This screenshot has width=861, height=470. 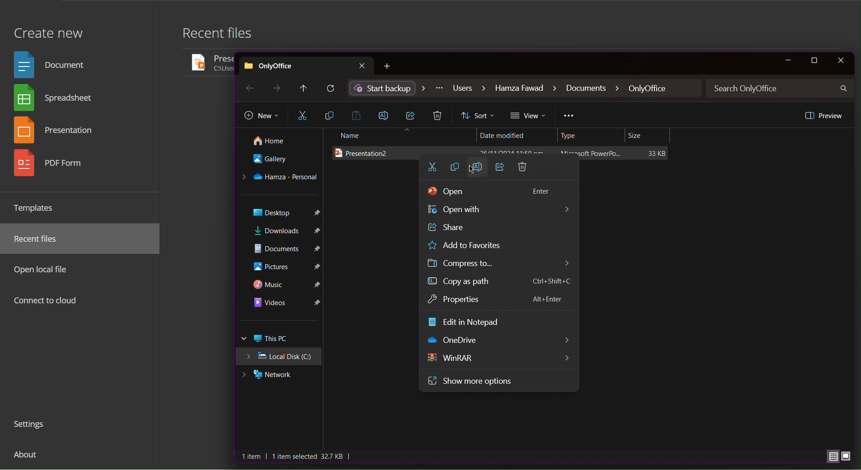 I want to click on Delete, so click(x=523, y=172).